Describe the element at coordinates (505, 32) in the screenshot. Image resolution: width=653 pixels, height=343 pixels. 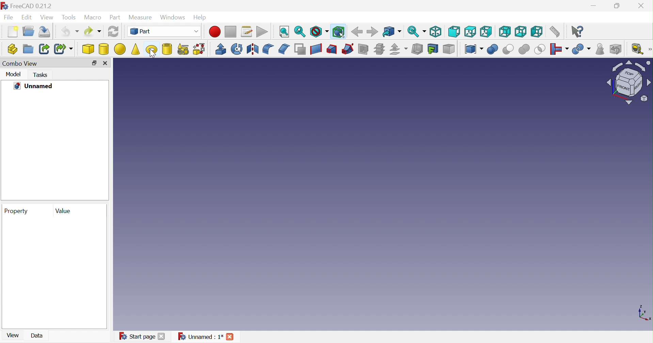
I see `Rear` at that location.